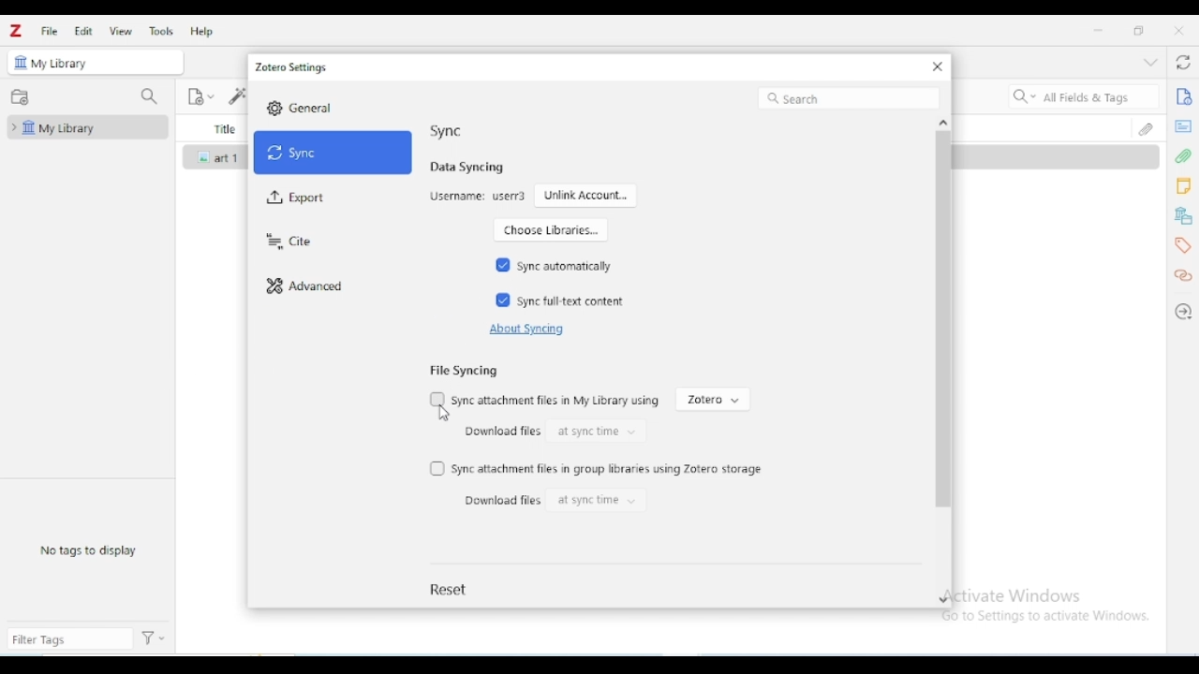 The height and width of the screenshot is (674, 1199). What do you see at coordinates (451, 589) in the screenshot?
I see `reset` at bounding box center [451, 589].